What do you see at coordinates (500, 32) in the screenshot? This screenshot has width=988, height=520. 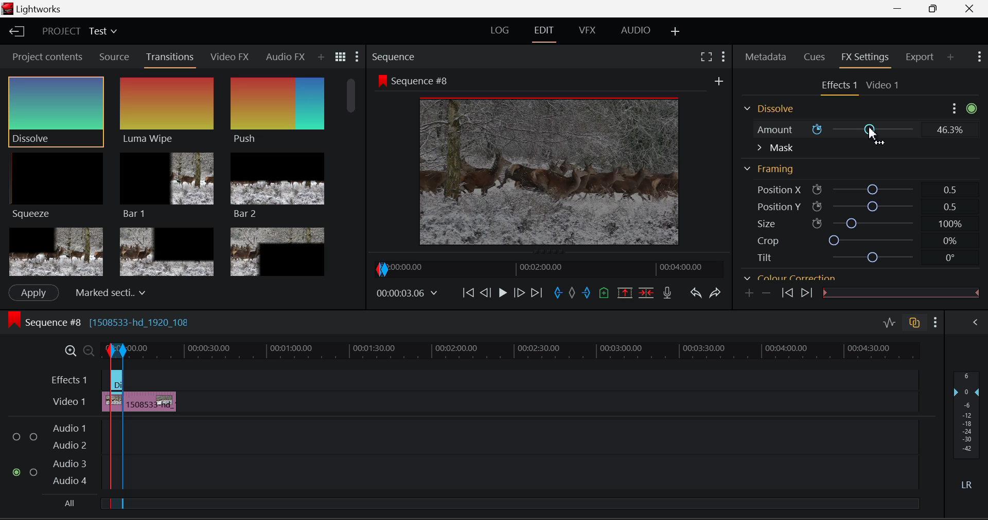 I see `LOG Layout` at bounding box center [500, 32].